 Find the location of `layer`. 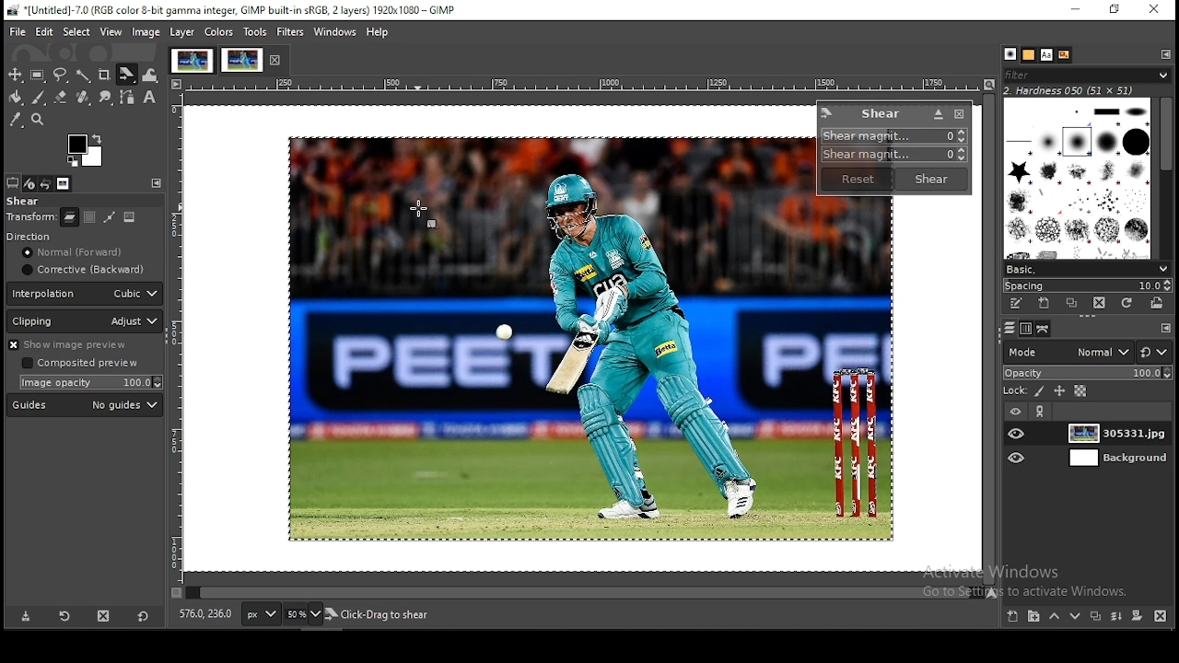

layer is located at coordinates (70, 217).